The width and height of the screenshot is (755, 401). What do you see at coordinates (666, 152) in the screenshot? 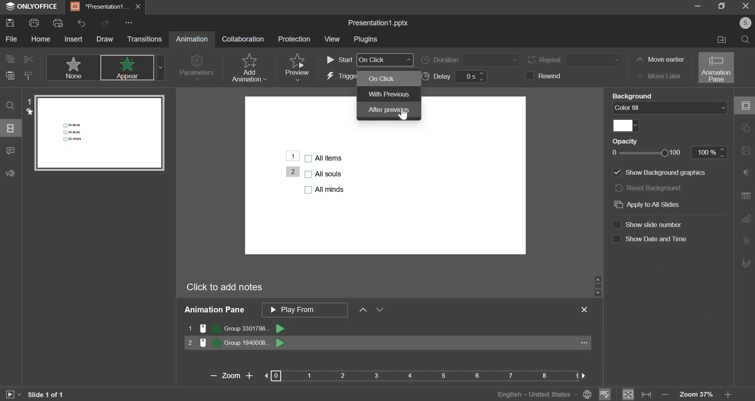
I see `opacity slider` at bounding box center [666, 152].